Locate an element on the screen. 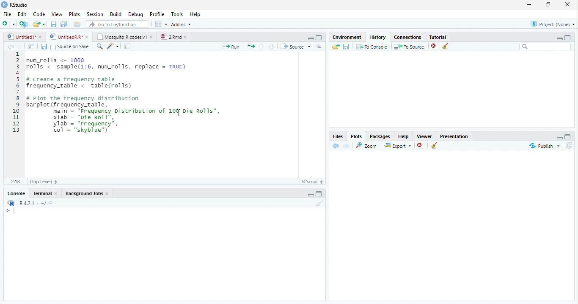 This screenshot has width=578, height=304. Help is located at coordinates (196, 14).